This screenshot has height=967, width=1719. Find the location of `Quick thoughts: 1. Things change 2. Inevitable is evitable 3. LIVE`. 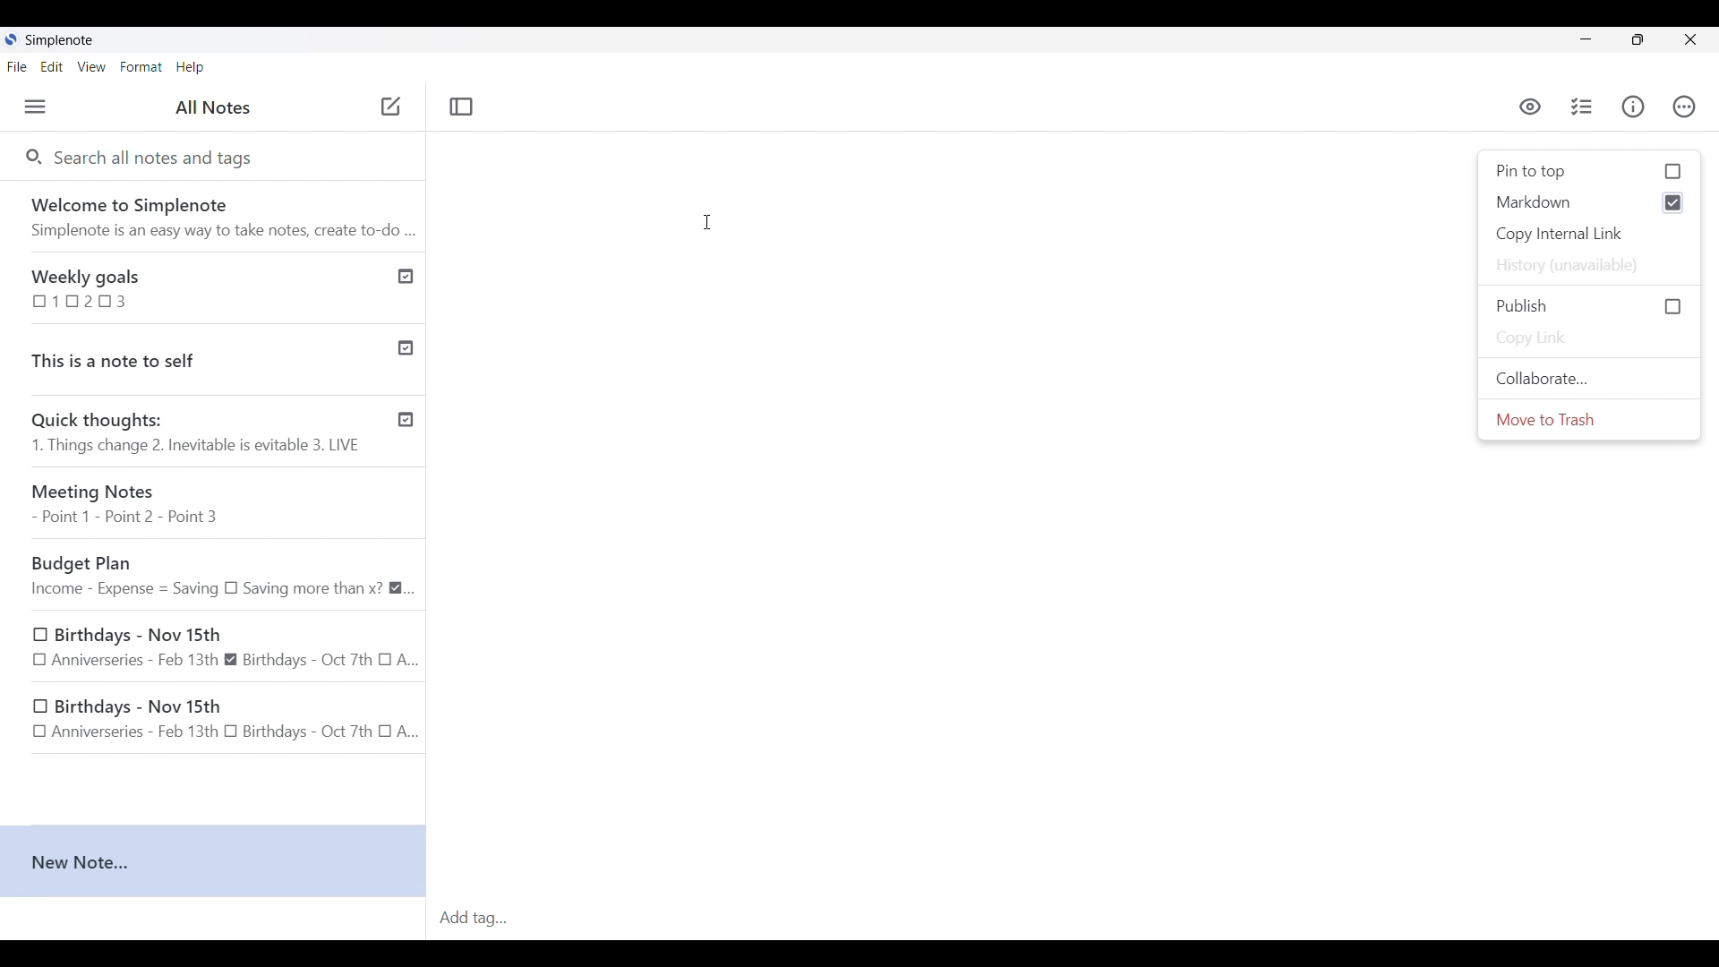

Quick thoughts: 1. Things change 2. Inevitable is evitable 3. LIVE is located at coordinates (195, 434).